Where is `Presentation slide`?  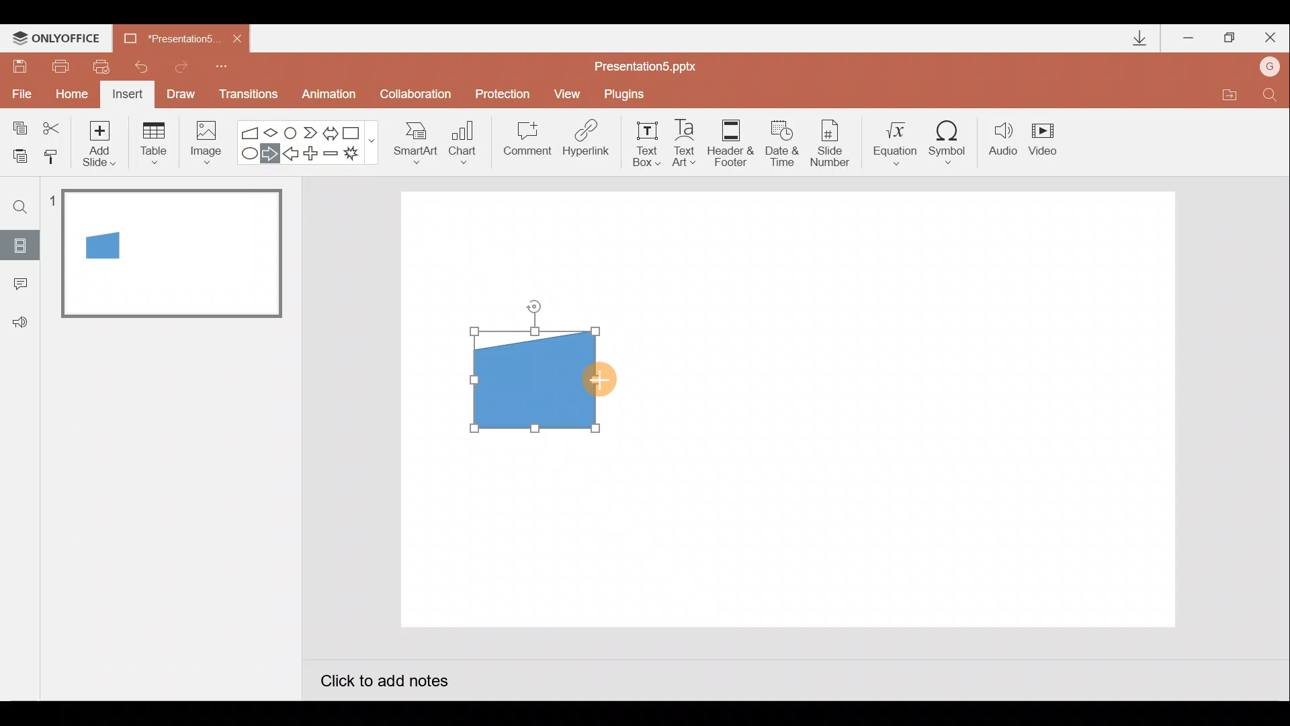
Presentation slide is located at coordinates (919, 409).